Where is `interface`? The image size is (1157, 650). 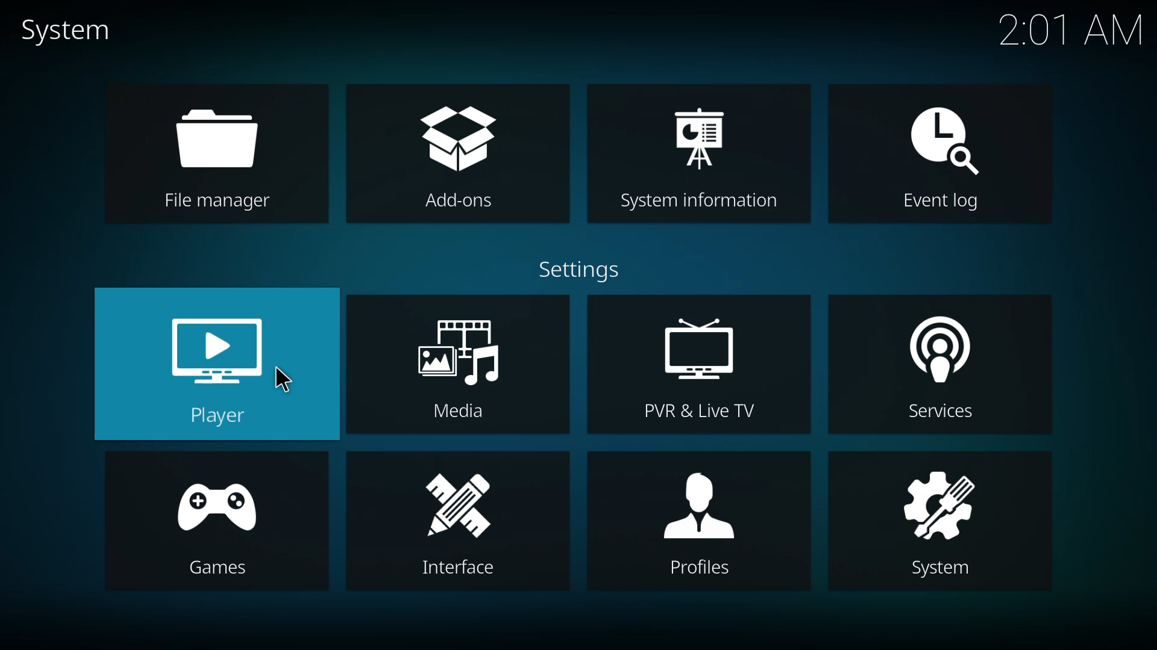
interface is located at coordinates (456, 521).